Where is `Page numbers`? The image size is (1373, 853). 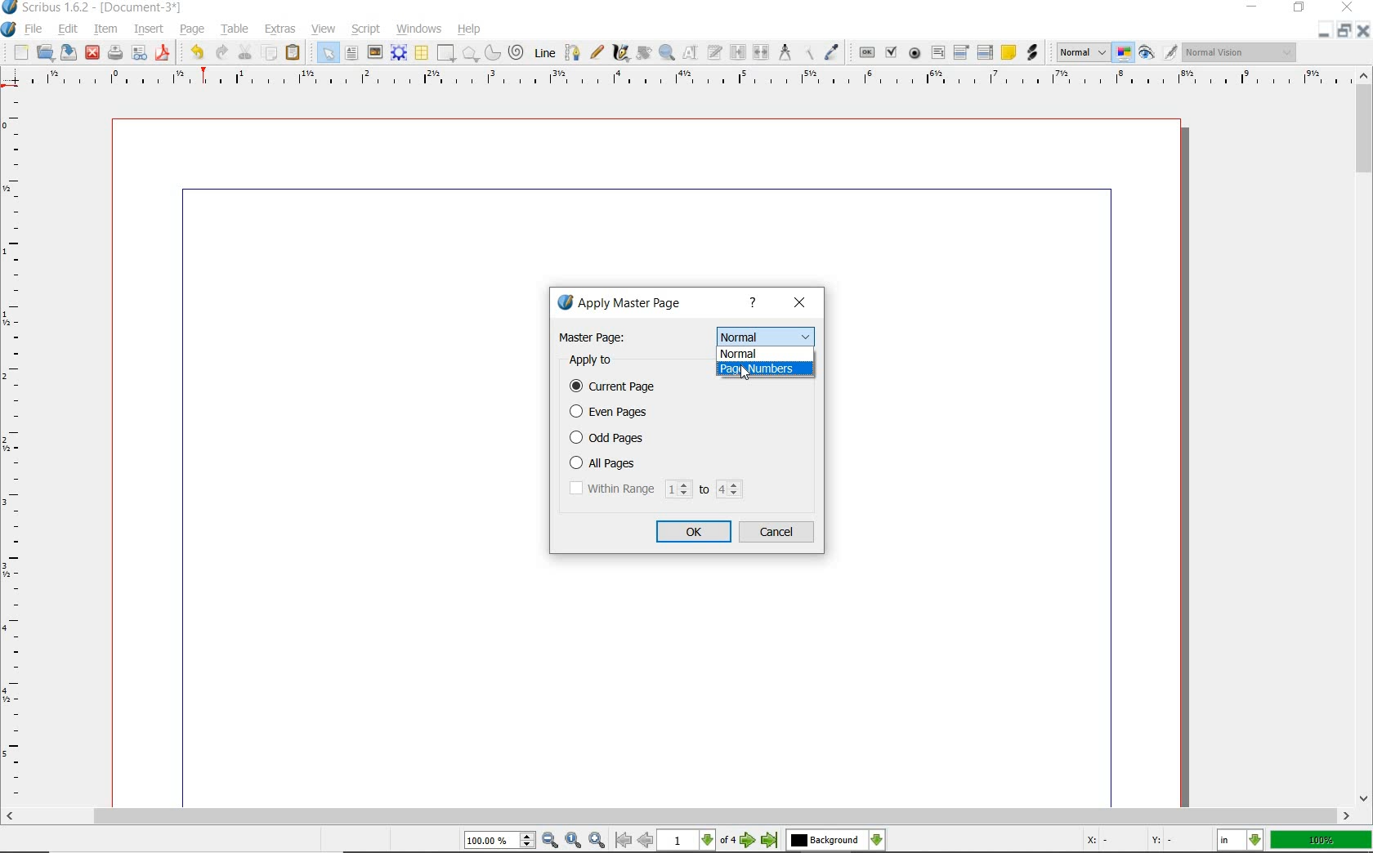 Page numbers is located at coordinates (765, 368).